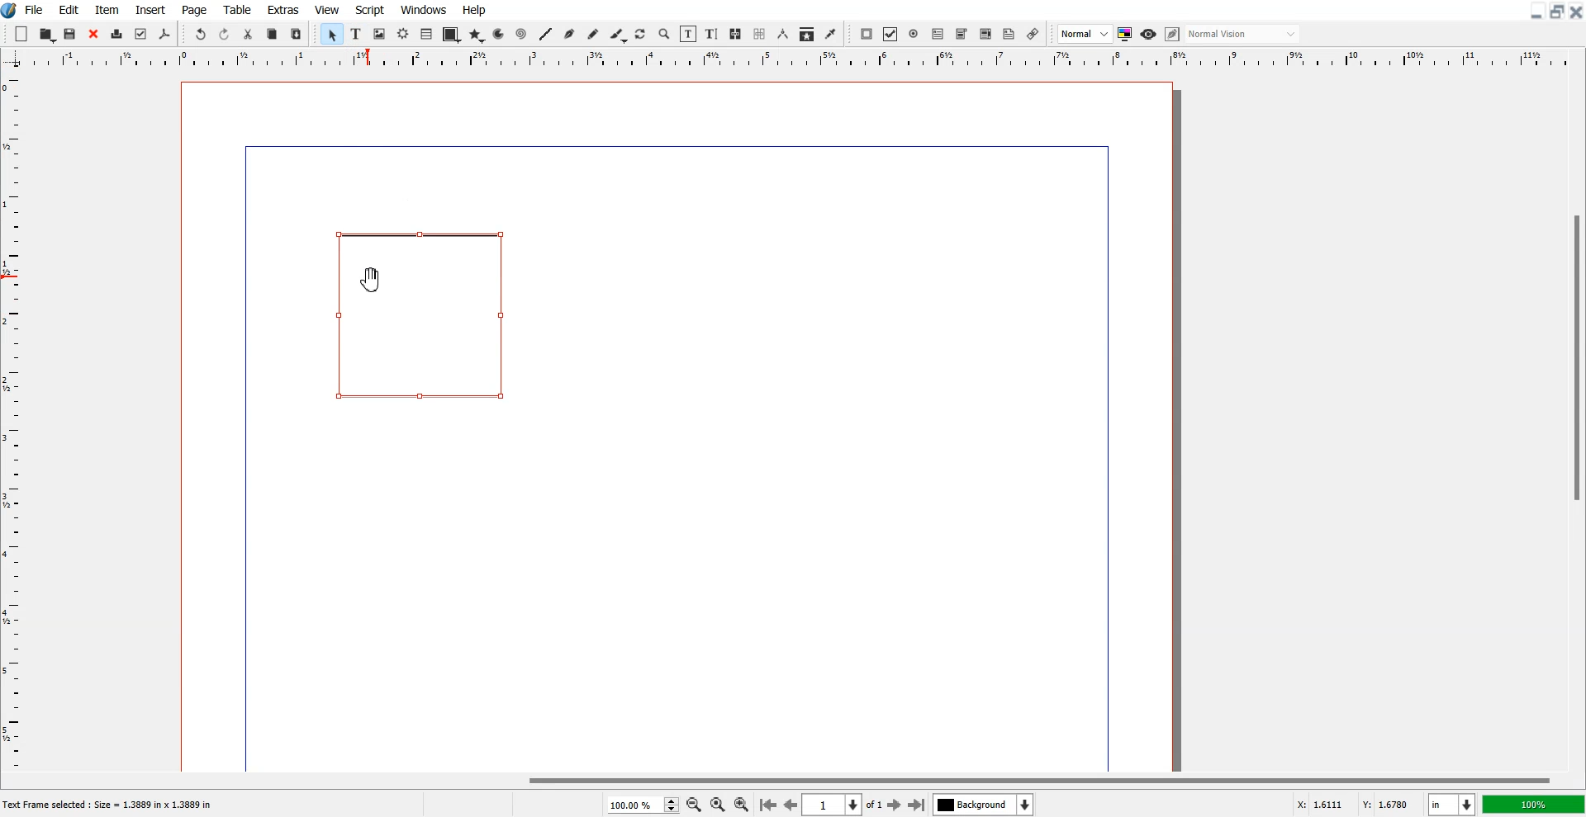  Describe the element at coordinates (593, 35) in the screenshot. I see `Freehand line ` at that location.